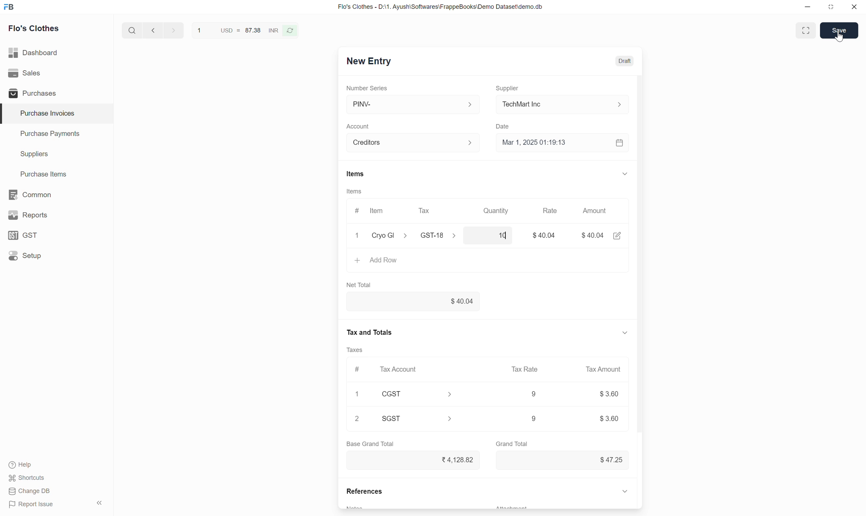  Describe the element at coordinates (291, 30) in the screenshot. I see `refresh ` at that location.